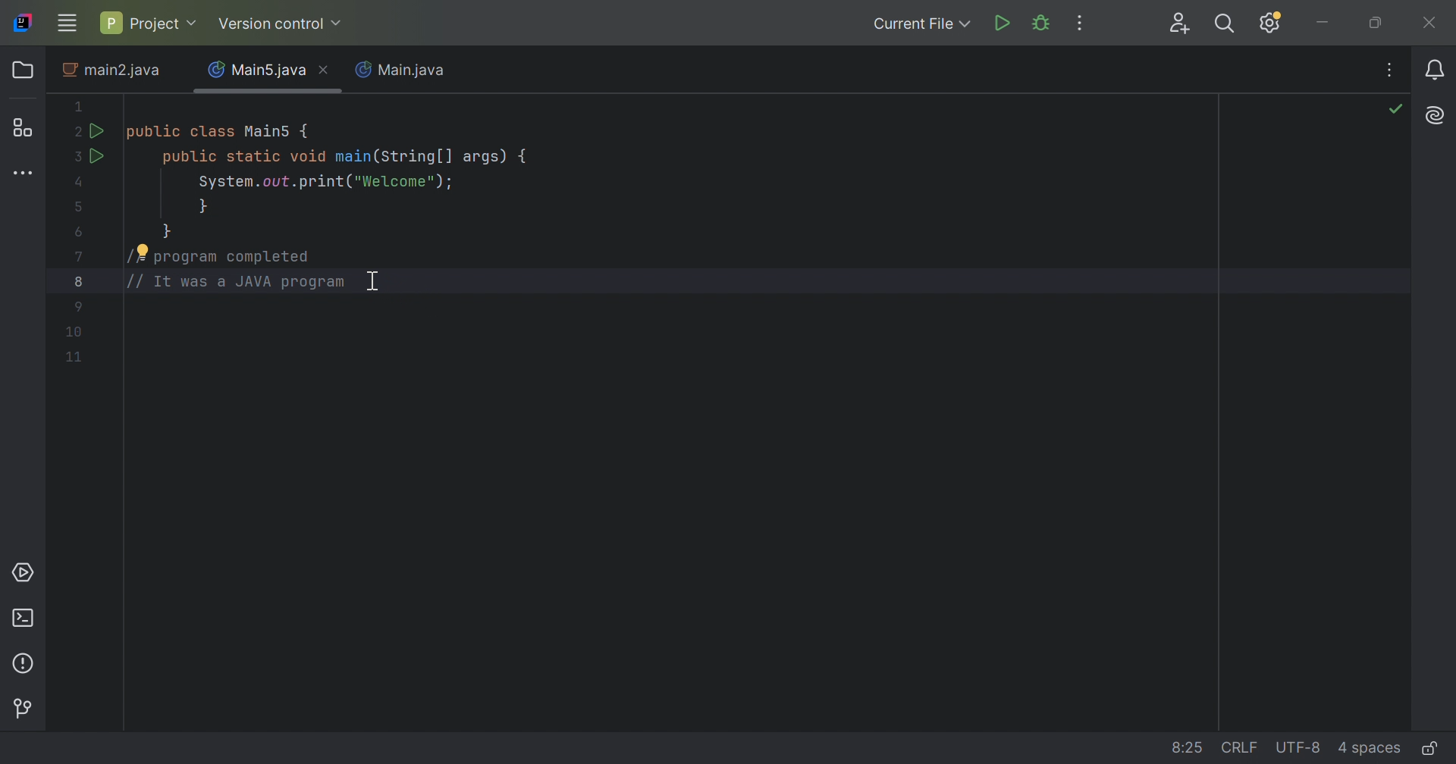  I want to click on Minimize, so click(1323, 27).